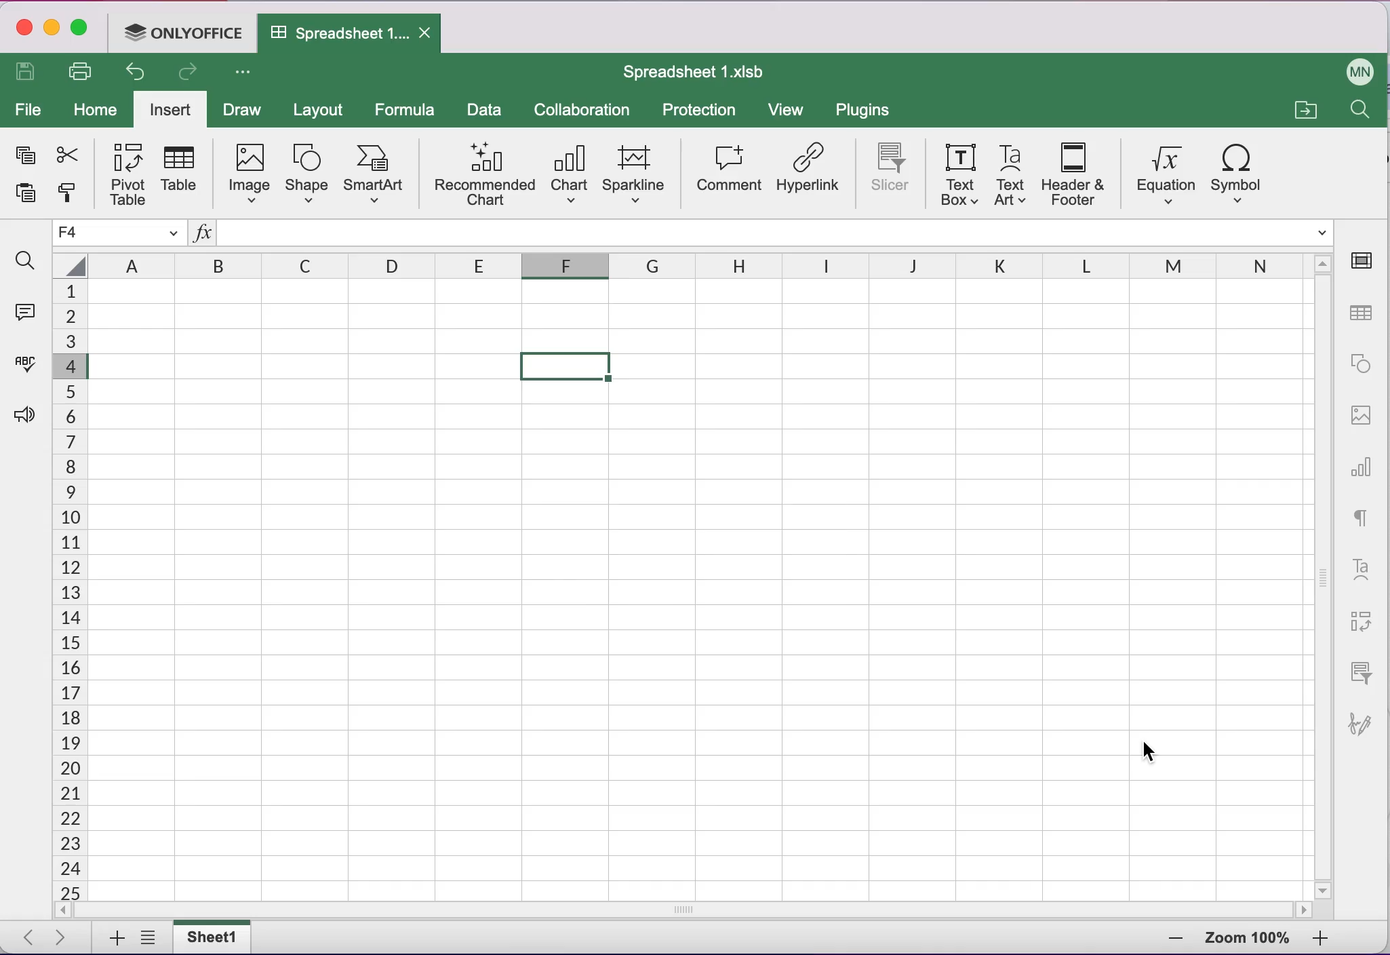  What do you see at coordinates (1325, 574) in the screenshot?
I see `vertical slider` at bounding box center [1325, 574].